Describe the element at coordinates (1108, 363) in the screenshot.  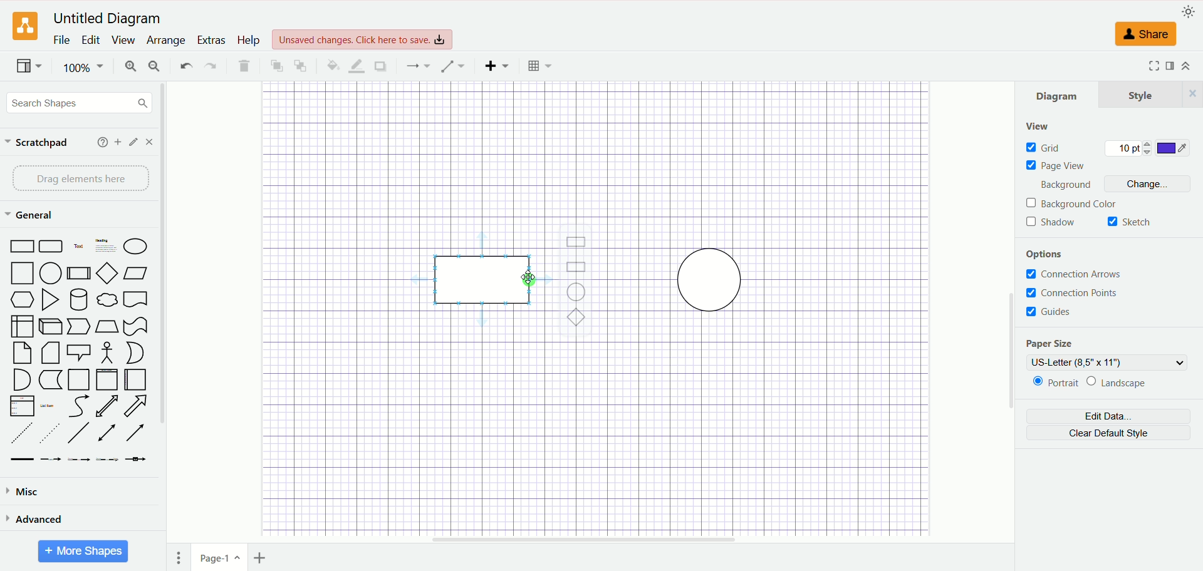
I see `US-letter (8,5" x 11")` at that location.